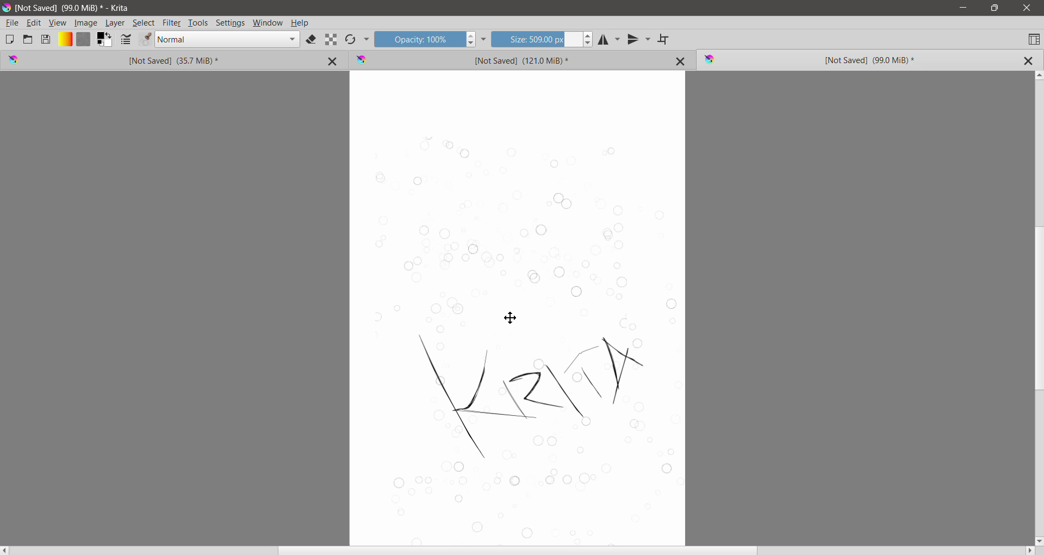 The height and width of the screenshot is (555, 1044). Describe the element at coordinates (331, 40) in the screenshot. I see `Preserve Alpha` at that location.